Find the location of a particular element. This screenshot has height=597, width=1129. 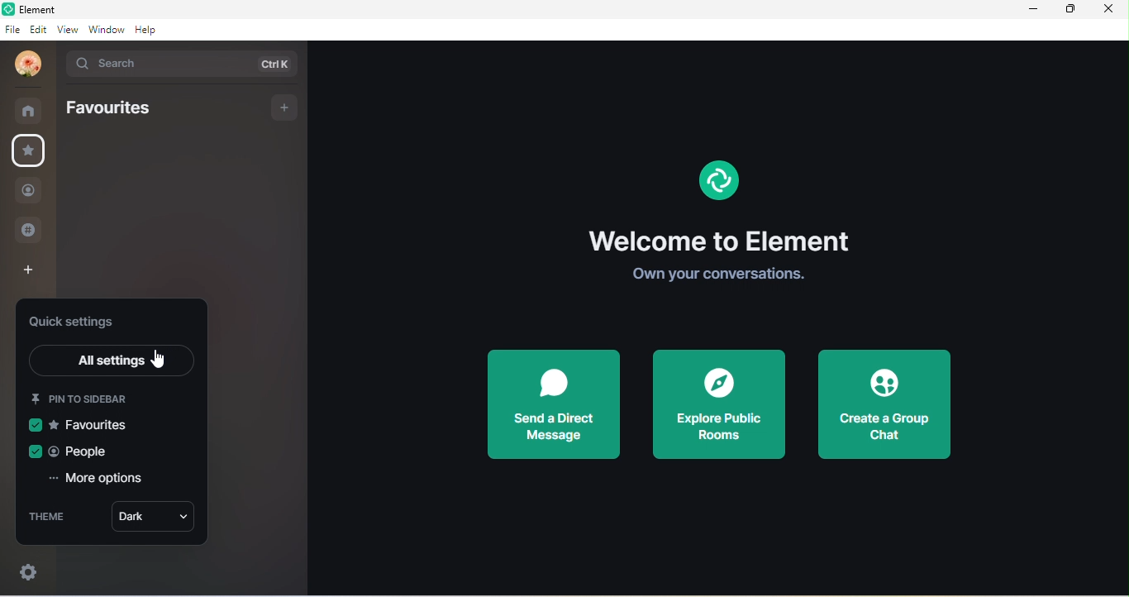

cursor movement is located at coordinates (159, 358).